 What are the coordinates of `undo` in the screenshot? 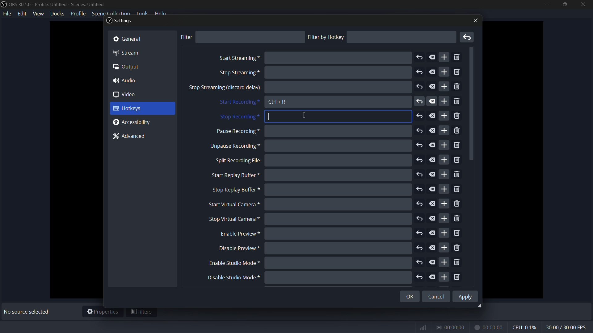 It's located at (420, 219).